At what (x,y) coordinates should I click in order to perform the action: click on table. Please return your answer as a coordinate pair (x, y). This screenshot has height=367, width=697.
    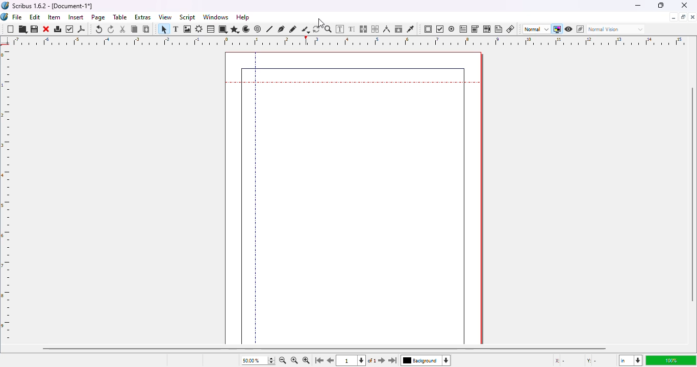
    Looking at the image, I should click on (211, 29).